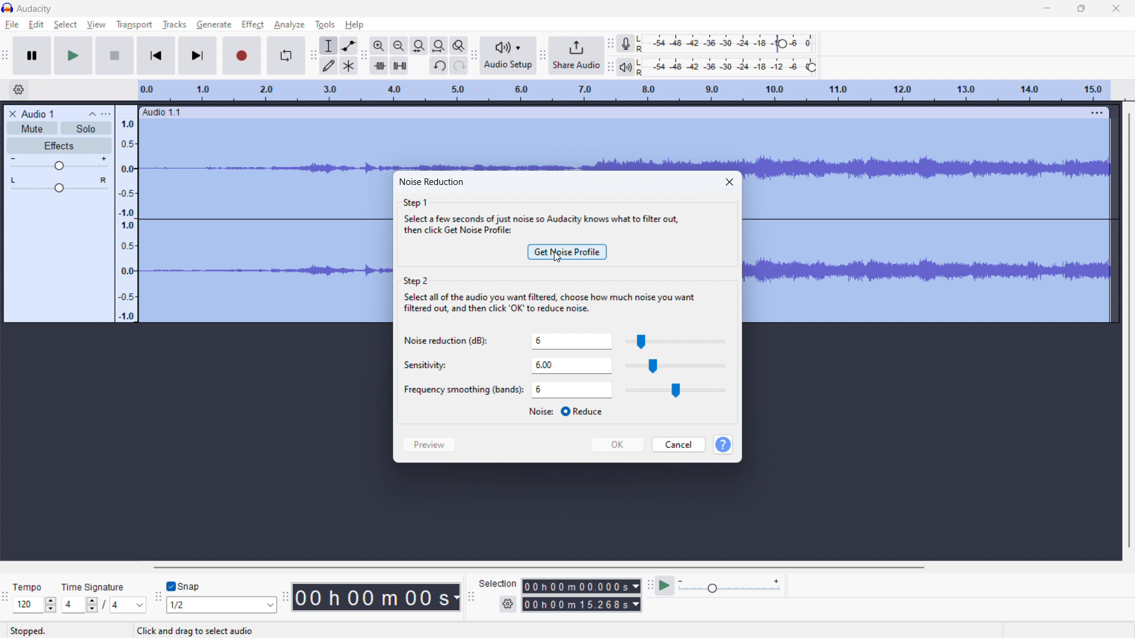 This screenshot has width=1135, height=638. What do you see at coordinates (1095, 113) in the screenshot?
I see `menu` at bounding box center [1095, 113].